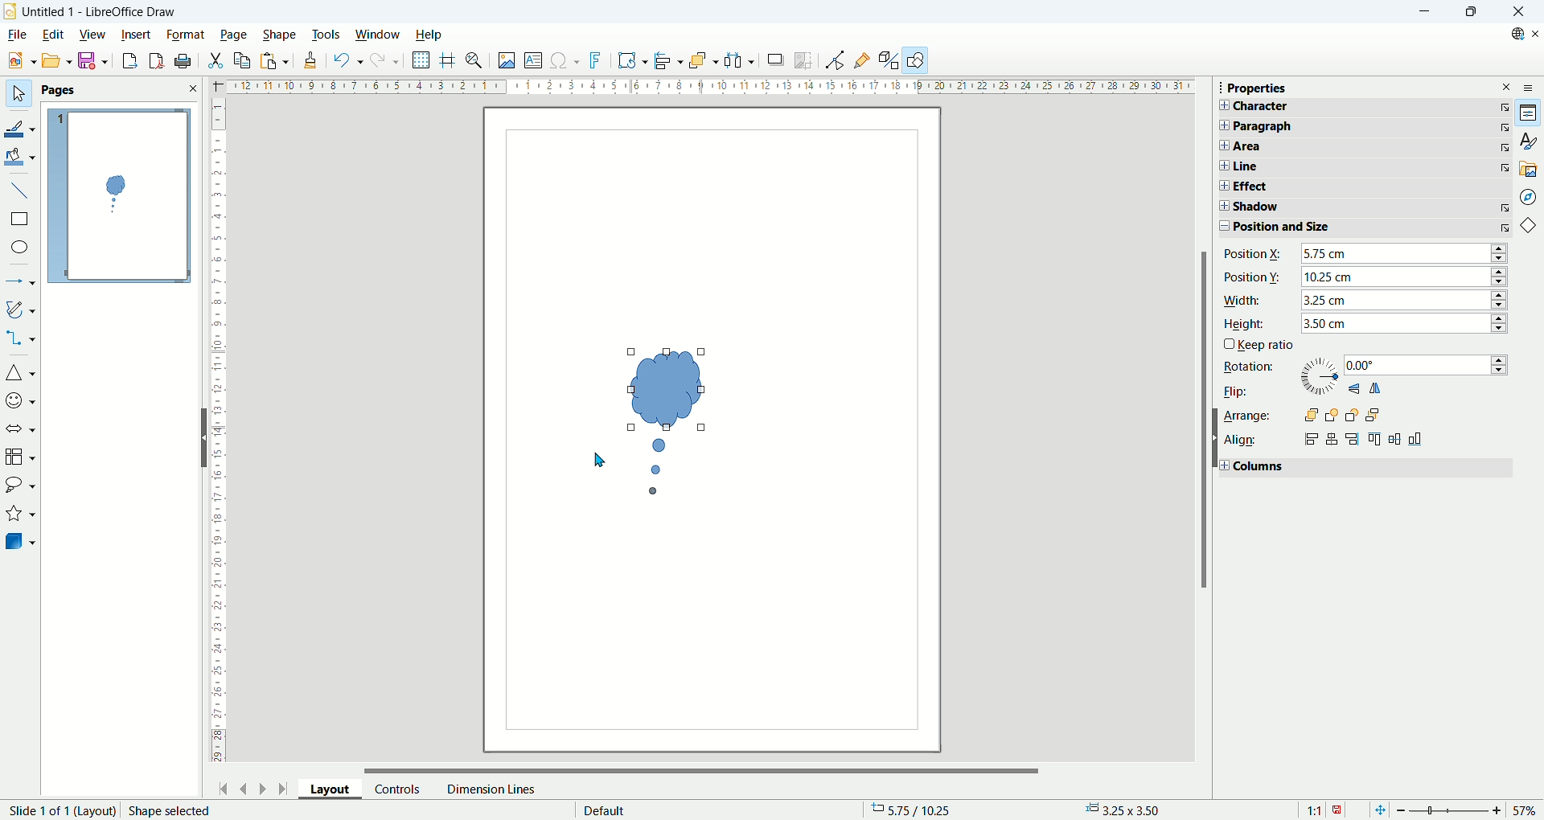 This screenshot has height=820, width=1544. I want to click on toggle extrusion, so click(889, 61).